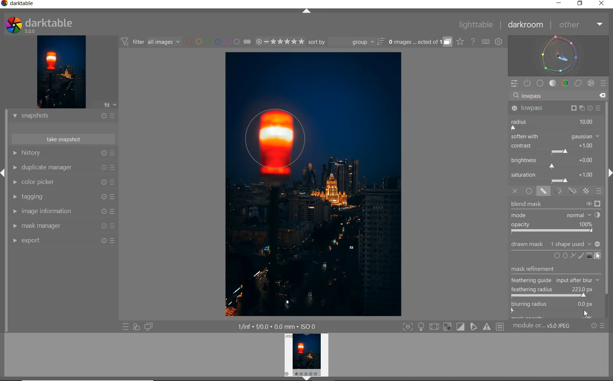 The image size is (613, 381). What do you see at coordinates (553, 83) in the screenshot?
I see `TONE` at bounding box center [553, 83].